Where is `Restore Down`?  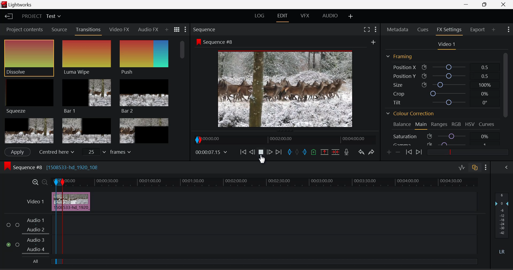 Restore Down is located at coordinates (468, 5).